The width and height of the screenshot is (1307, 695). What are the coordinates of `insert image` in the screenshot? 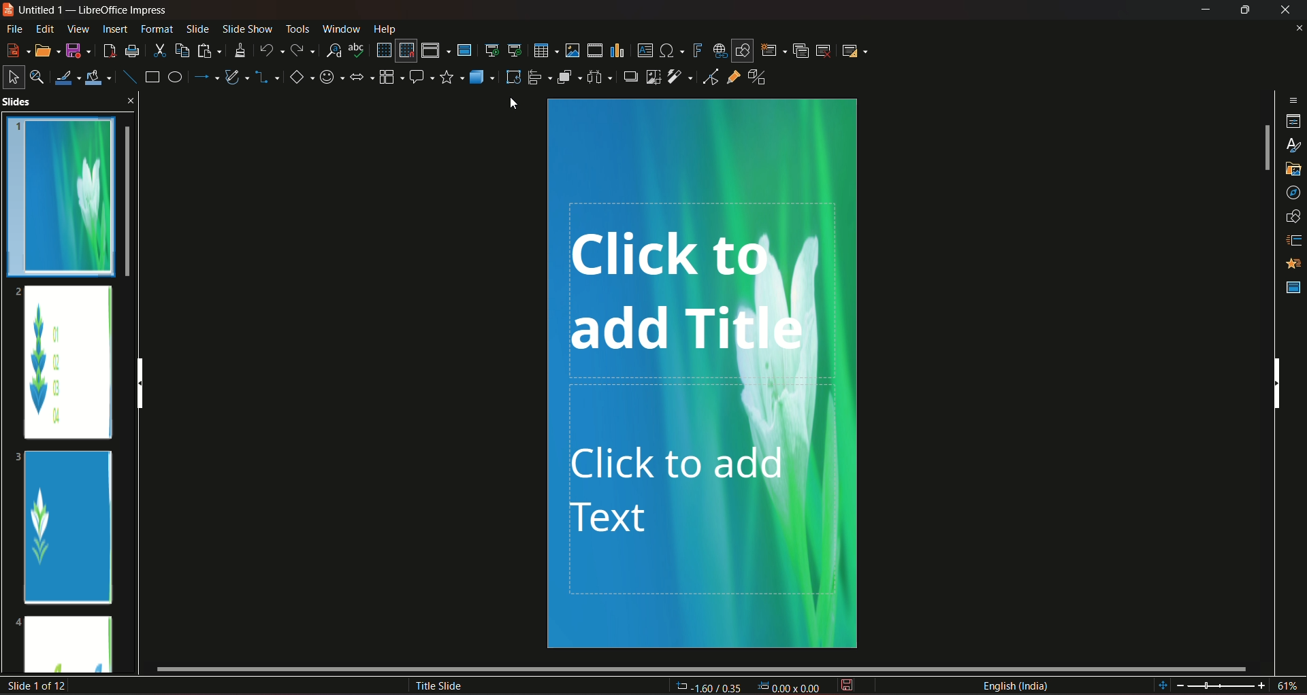 It's located at (571, 50).